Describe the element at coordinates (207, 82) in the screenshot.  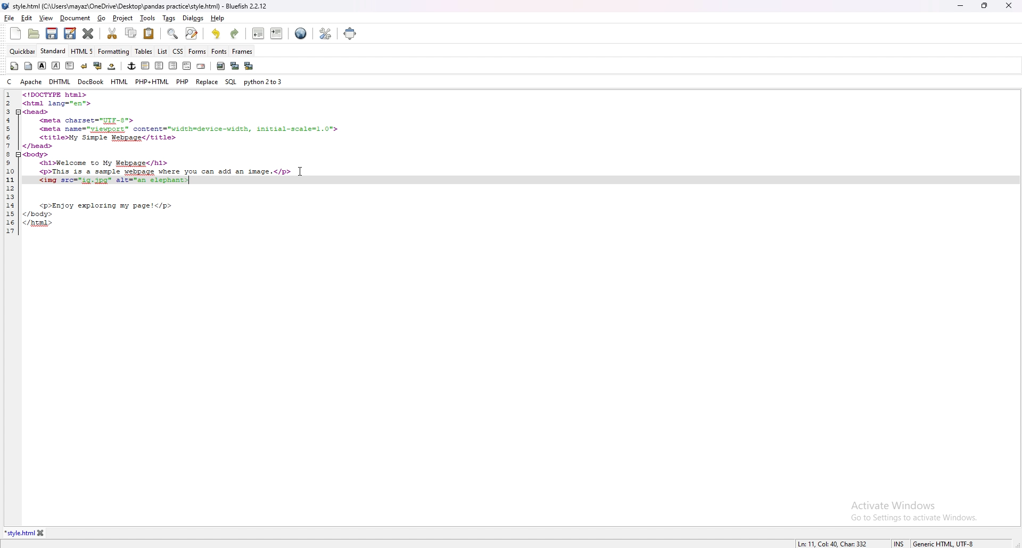
I see `replace` at that location.